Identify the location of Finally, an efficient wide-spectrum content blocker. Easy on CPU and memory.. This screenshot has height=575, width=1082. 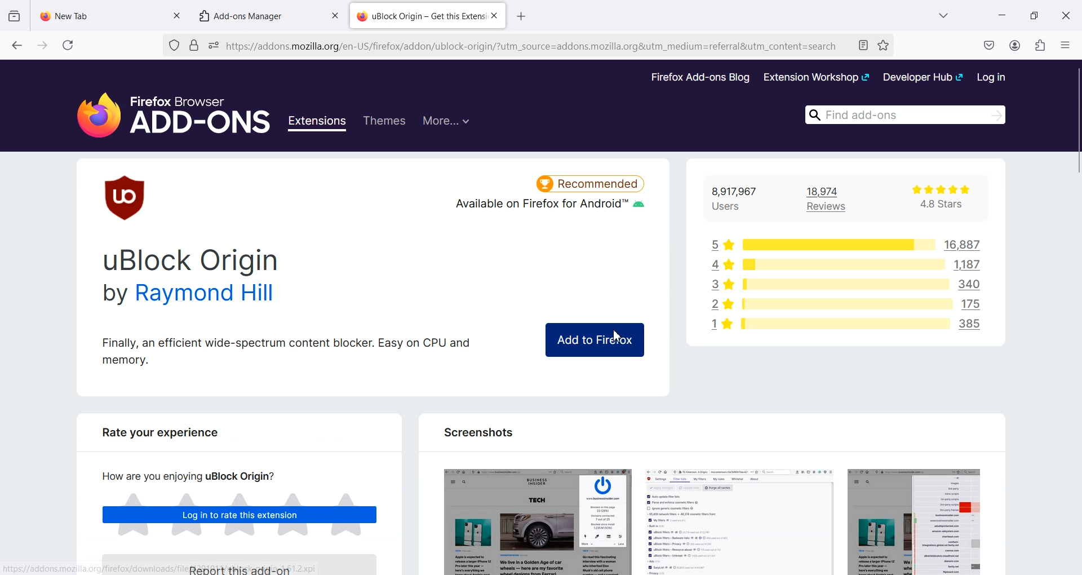
(286, 350).